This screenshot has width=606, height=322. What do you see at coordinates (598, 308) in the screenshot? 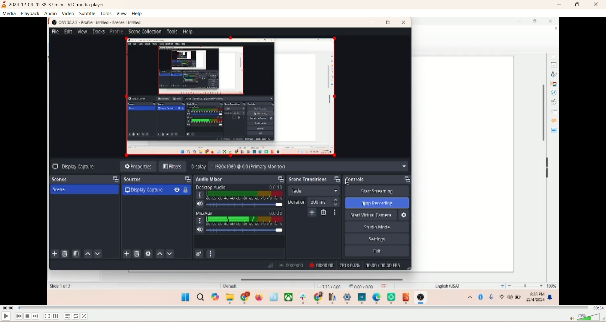
I see `total time` at bounding box center [598, 308].